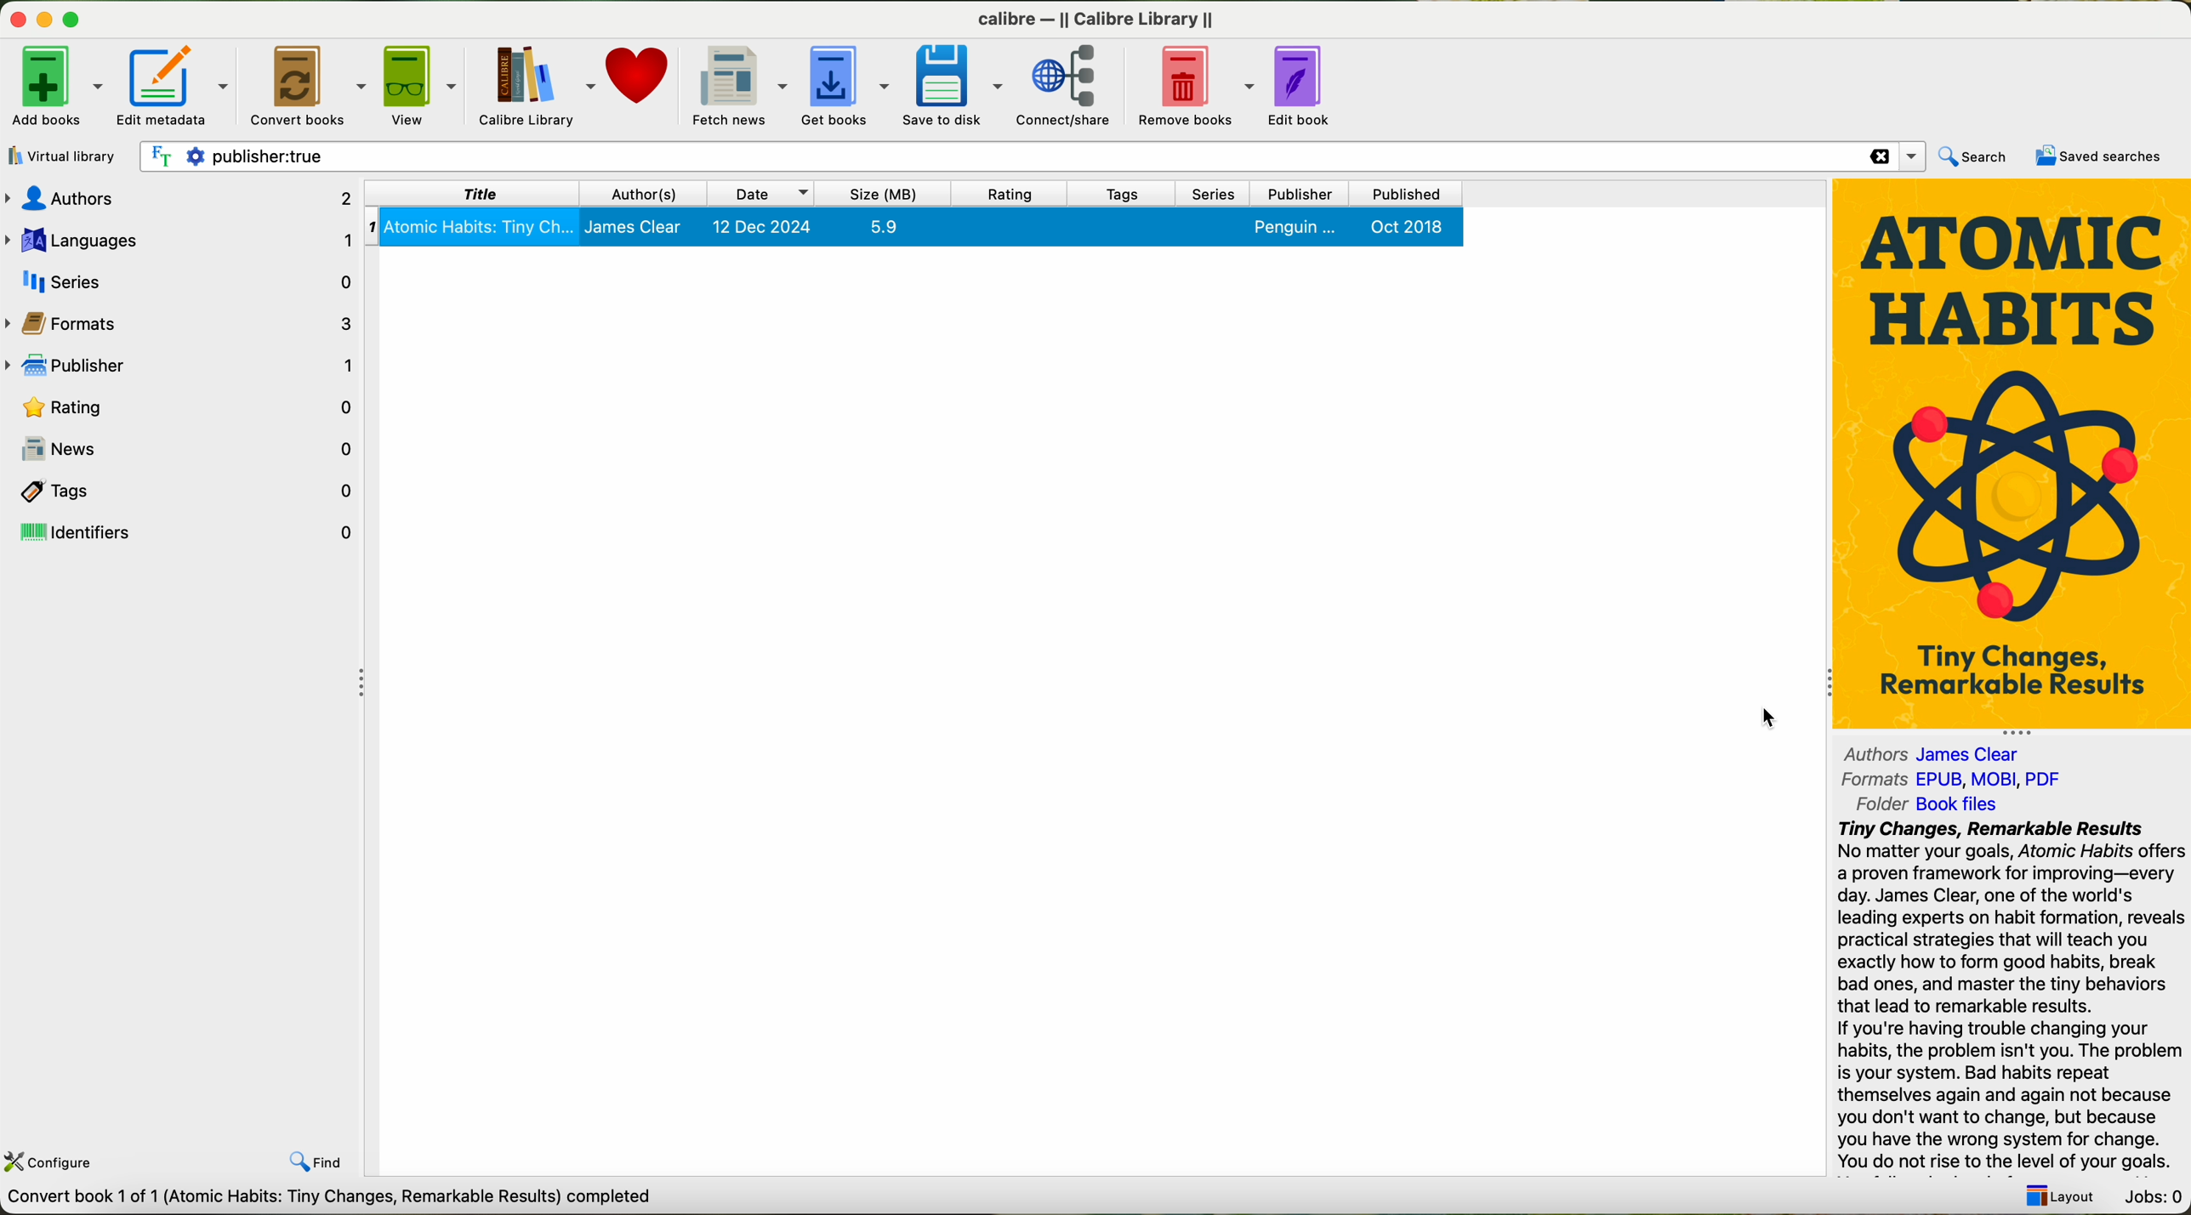 Image resolution: width=2191 pixels, height=1215 pixels. Describe the element at coordinates (321, 1162) in the screenshot. I see `find` at that location.